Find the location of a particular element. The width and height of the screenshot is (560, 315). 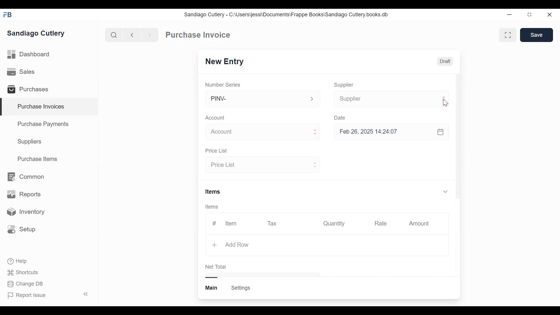

Search is located at coordinates (114, 35).